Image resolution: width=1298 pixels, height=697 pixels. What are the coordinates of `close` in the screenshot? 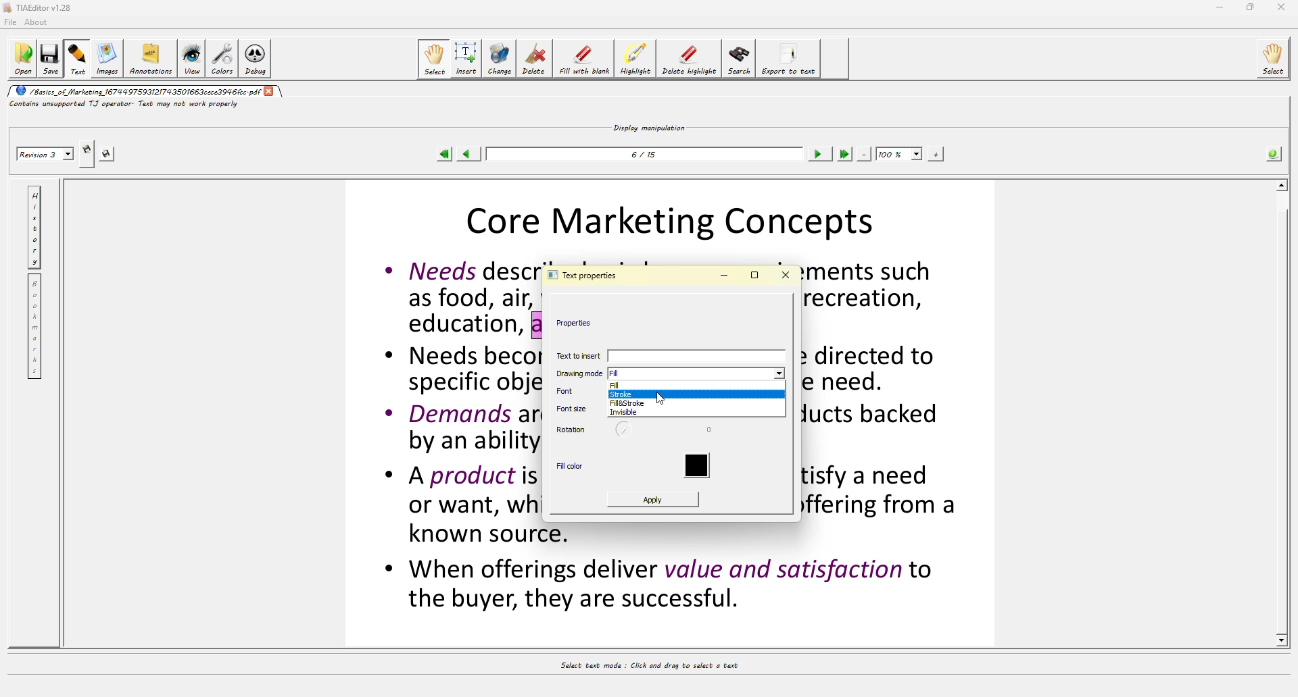 It's located at (1282, 6).